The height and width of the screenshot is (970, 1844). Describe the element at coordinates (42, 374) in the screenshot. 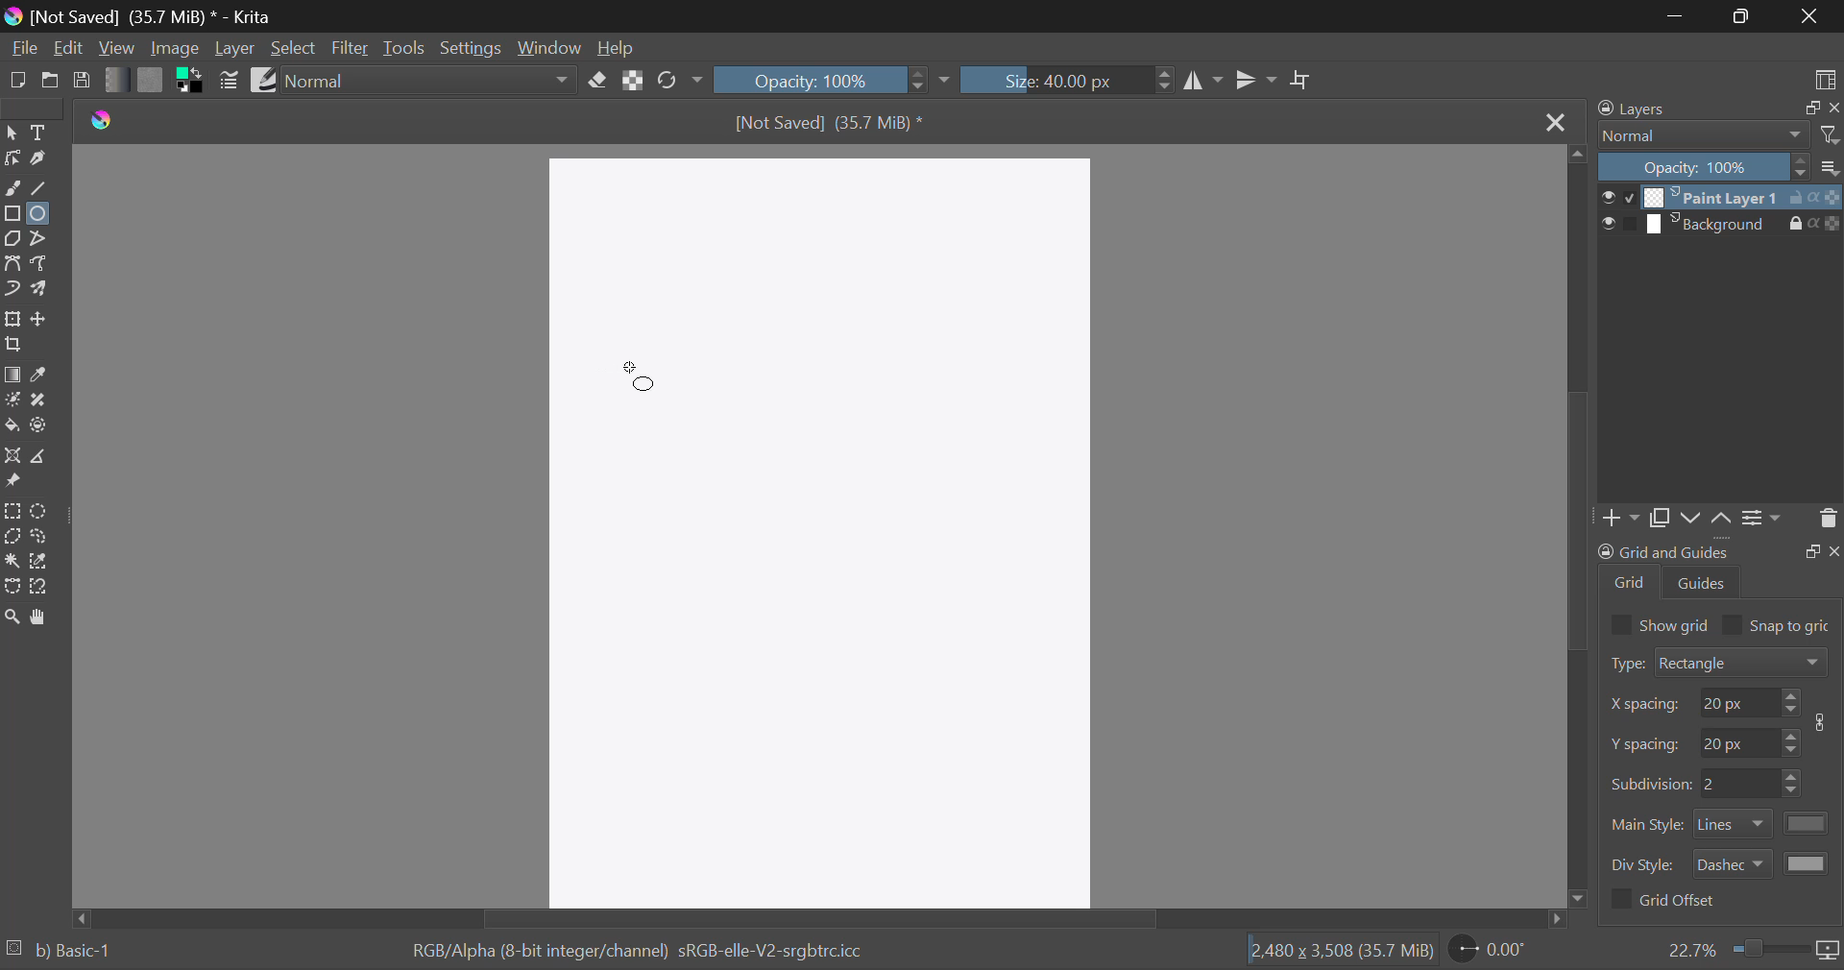

I see `Eyedropper` at that location.